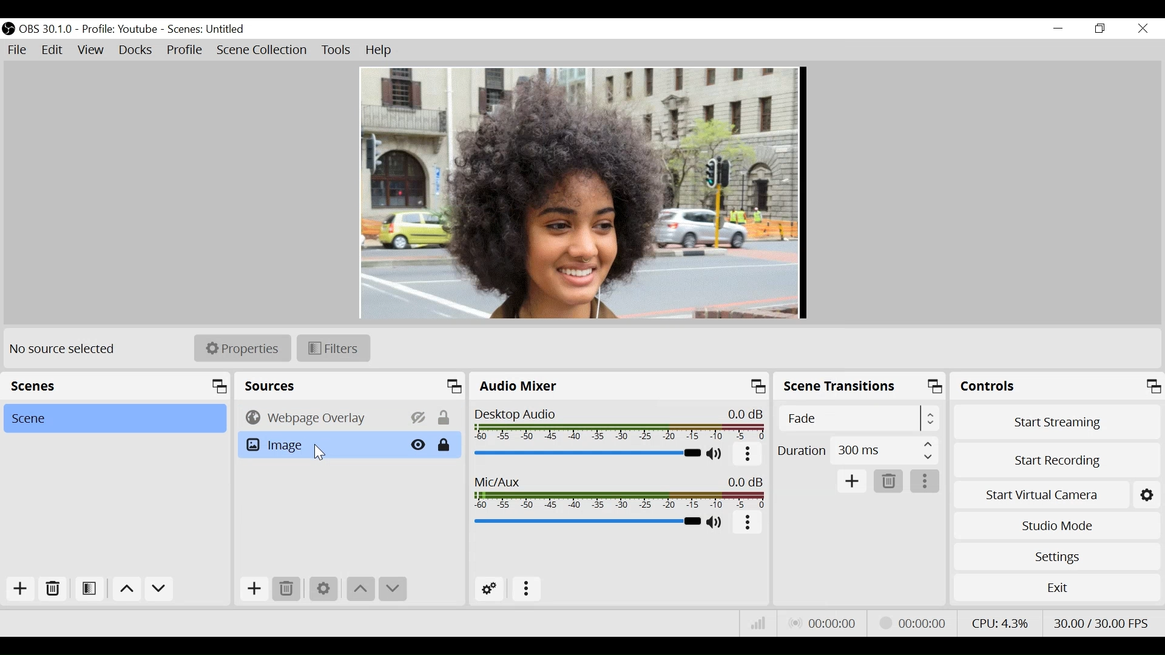 The width and height of the screenshot is (1165, 655). I want to click on Start Recording, so click(1057, 462).